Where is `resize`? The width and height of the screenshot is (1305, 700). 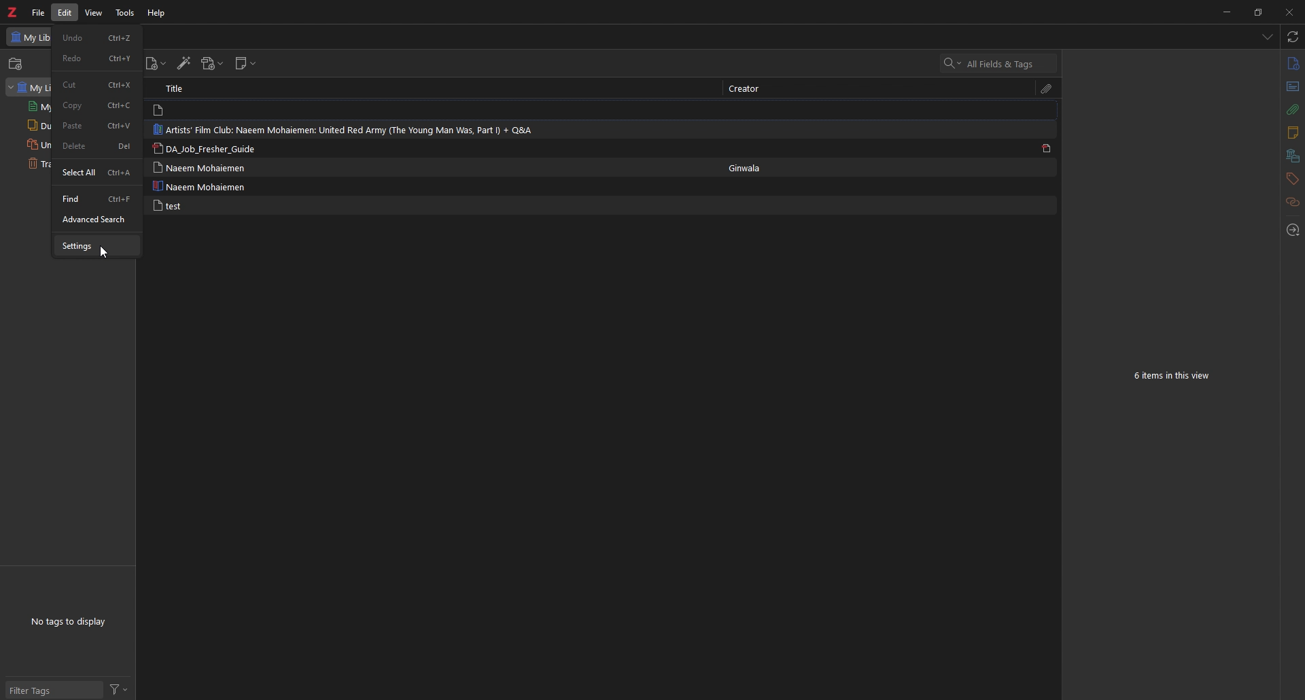
resize is located at coordinates (1257, 12).